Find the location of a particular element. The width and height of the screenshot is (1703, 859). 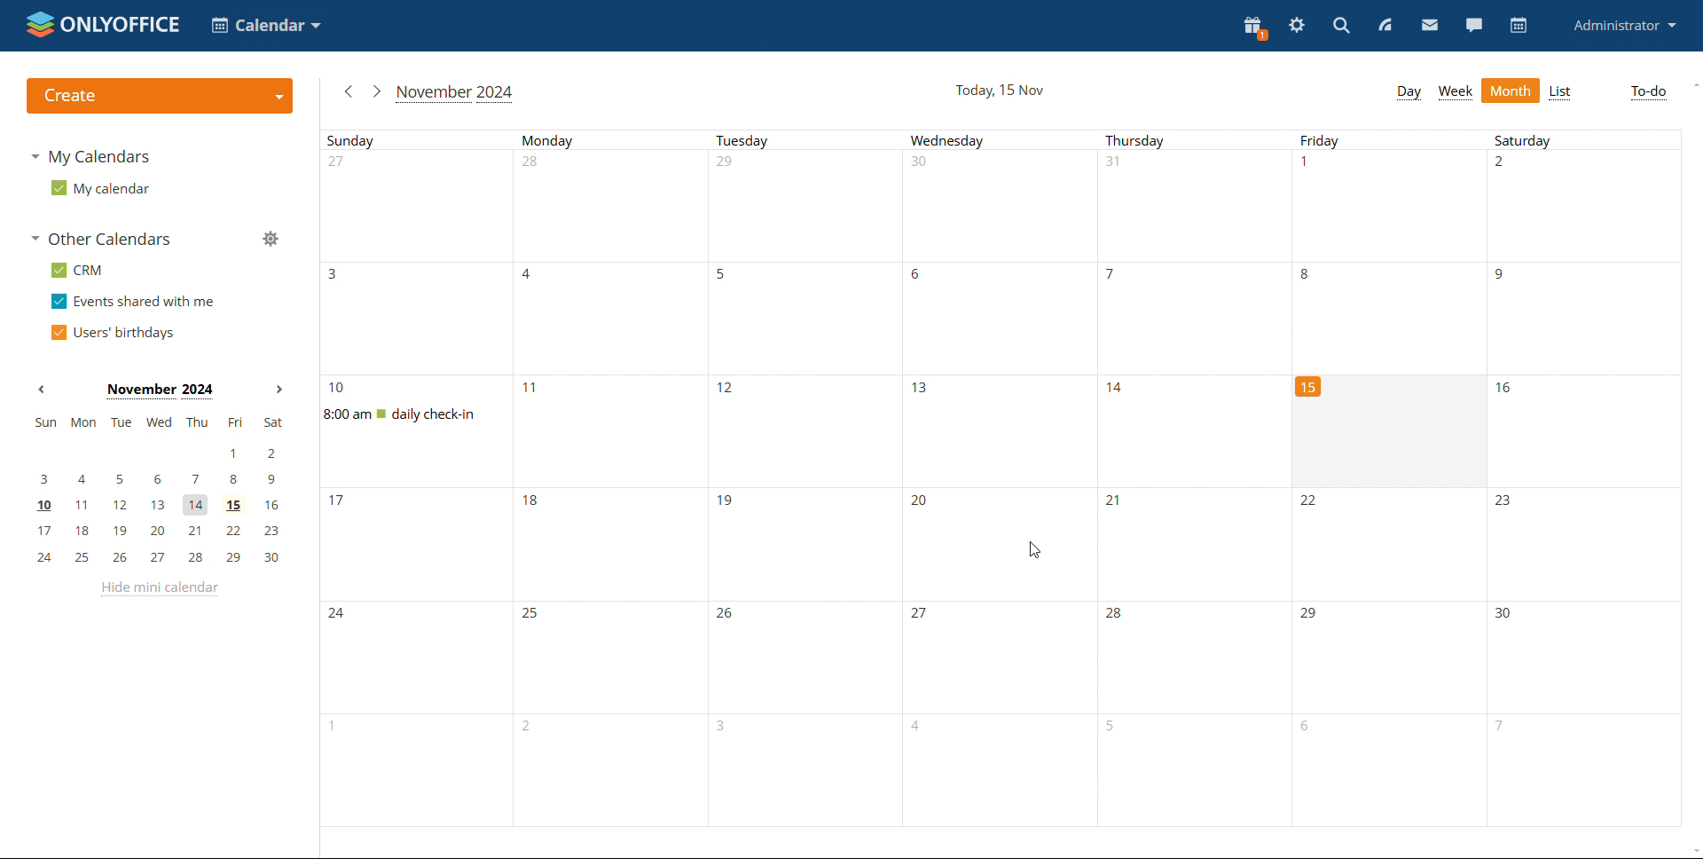

individual day is located at coordinates (424, 140).